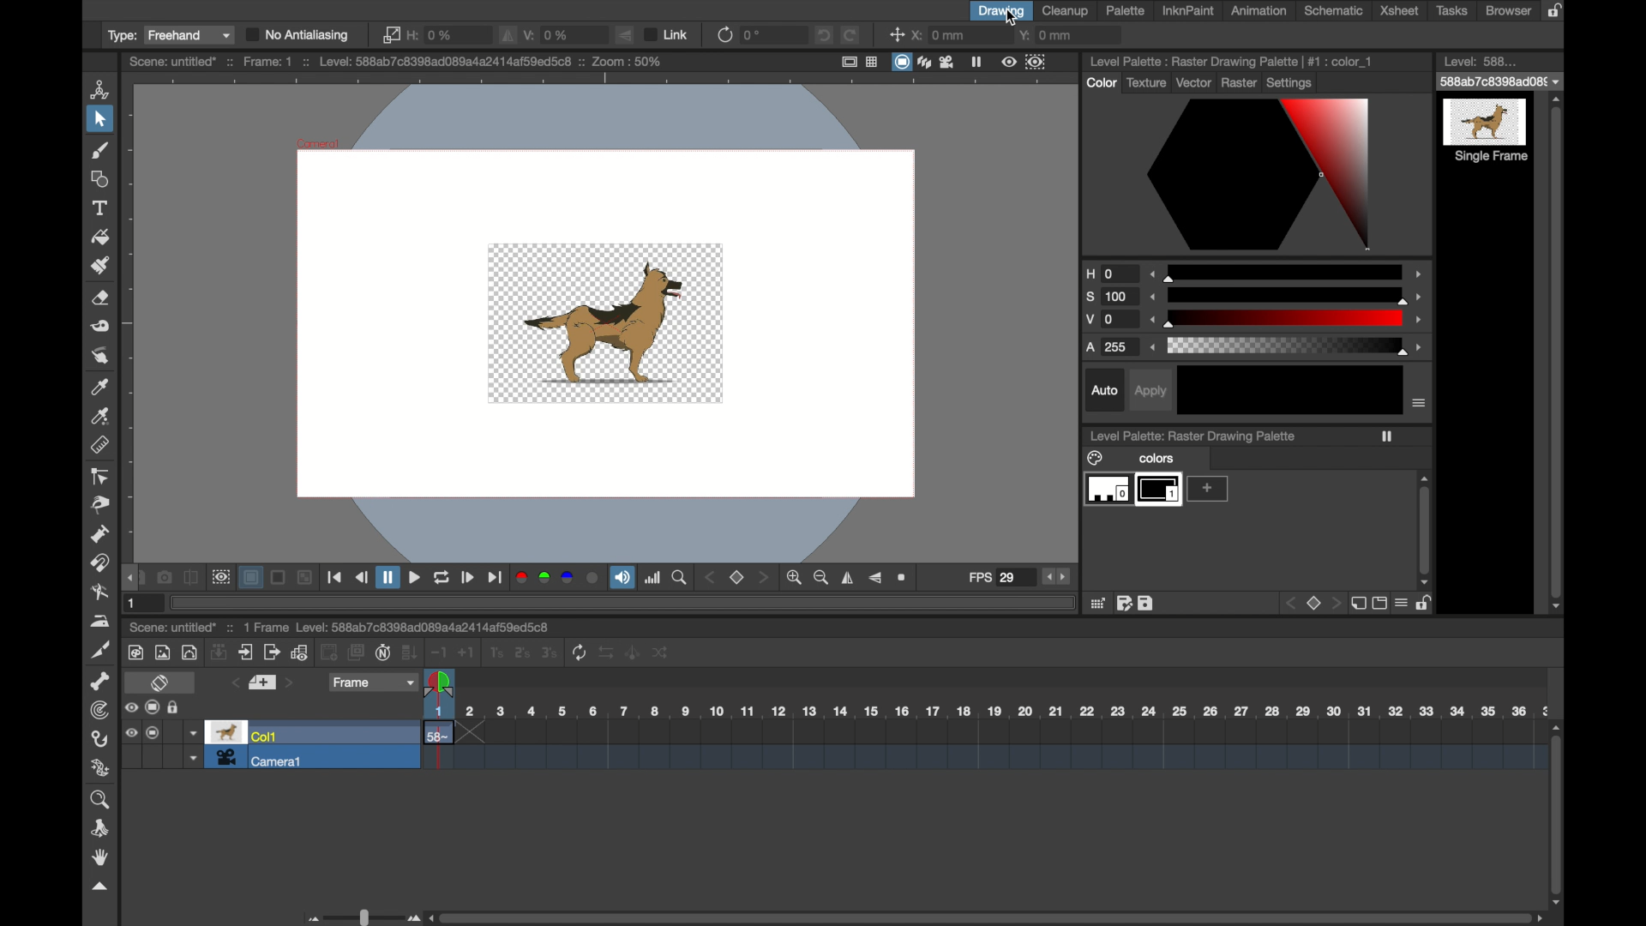 This screenshot has height=926, width=1646. I want to click on menu, so click(1424, 404).